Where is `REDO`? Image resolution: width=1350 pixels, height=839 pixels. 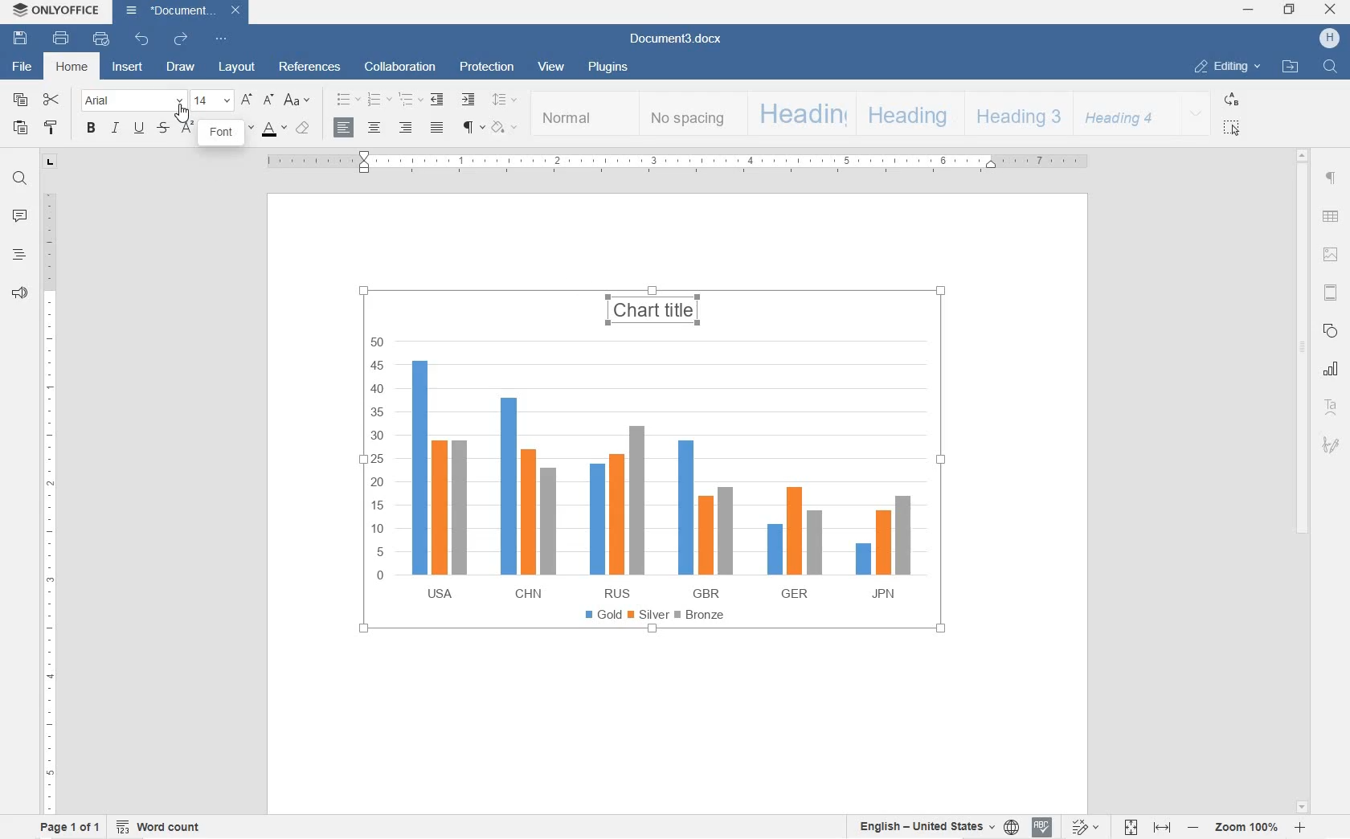 REDO is located at coordinates (182, 39).